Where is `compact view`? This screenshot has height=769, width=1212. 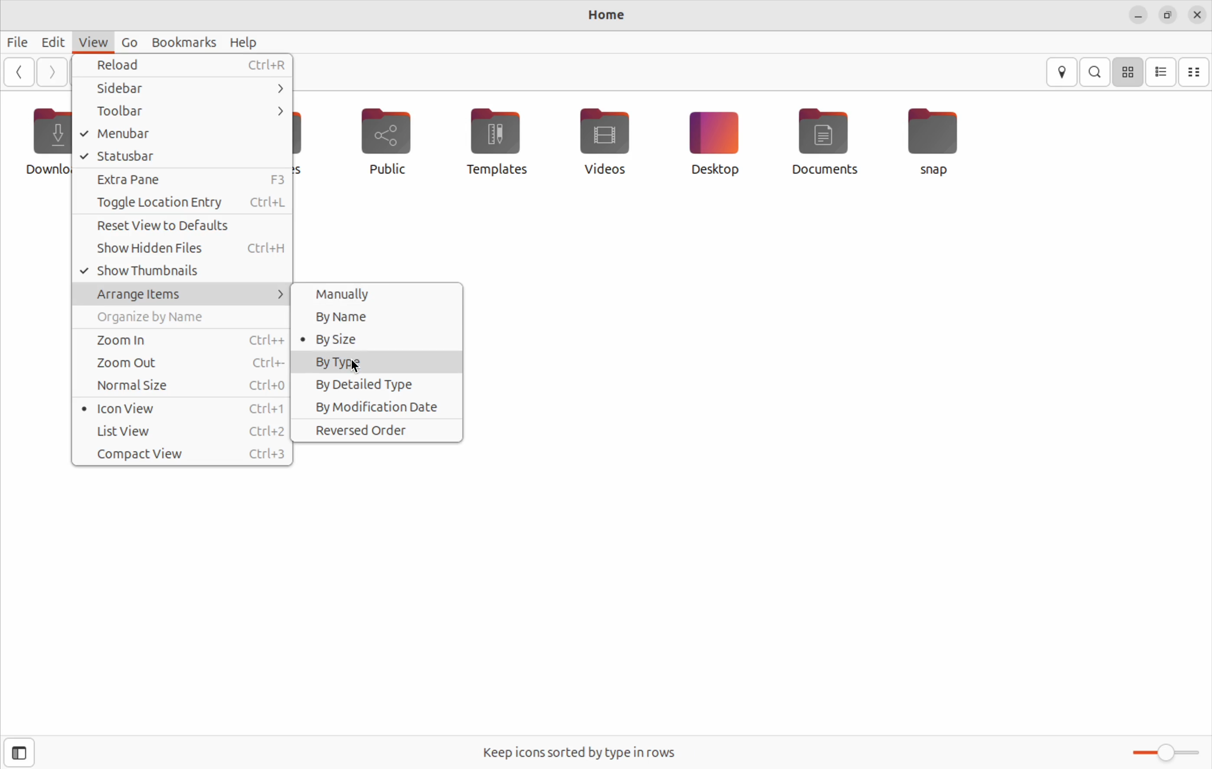 compact view is located at coordinates (1195, 72).